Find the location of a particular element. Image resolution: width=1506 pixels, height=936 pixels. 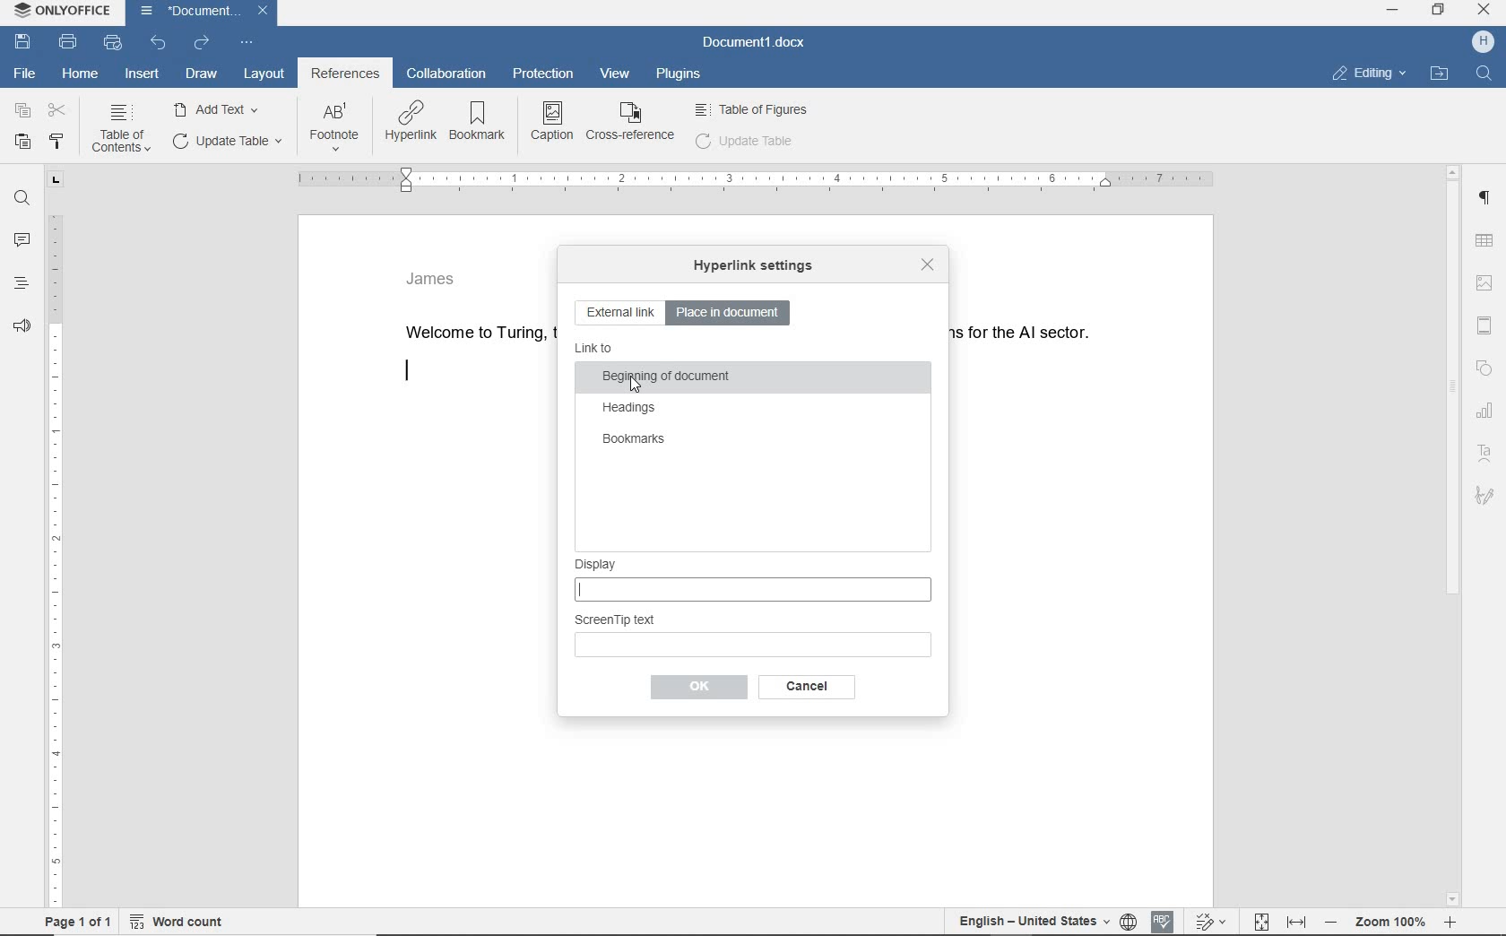

ADD TEXT is located at coordinates (220, 108).